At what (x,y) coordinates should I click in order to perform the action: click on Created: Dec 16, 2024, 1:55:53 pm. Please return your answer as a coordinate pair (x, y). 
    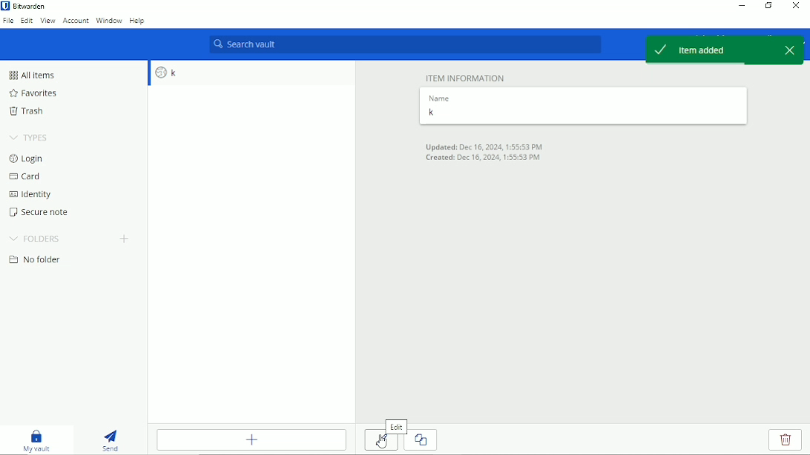
    Looking at the image, I should click on (486, 159).